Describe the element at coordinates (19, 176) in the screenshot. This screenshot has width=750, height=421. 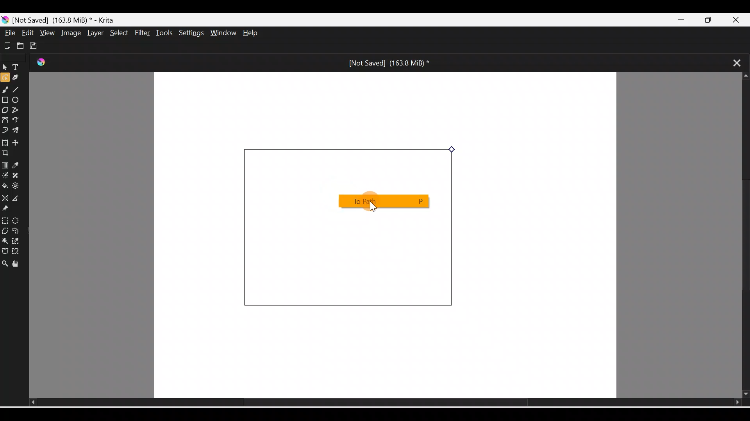
I see `Smart patch tool` at that location.